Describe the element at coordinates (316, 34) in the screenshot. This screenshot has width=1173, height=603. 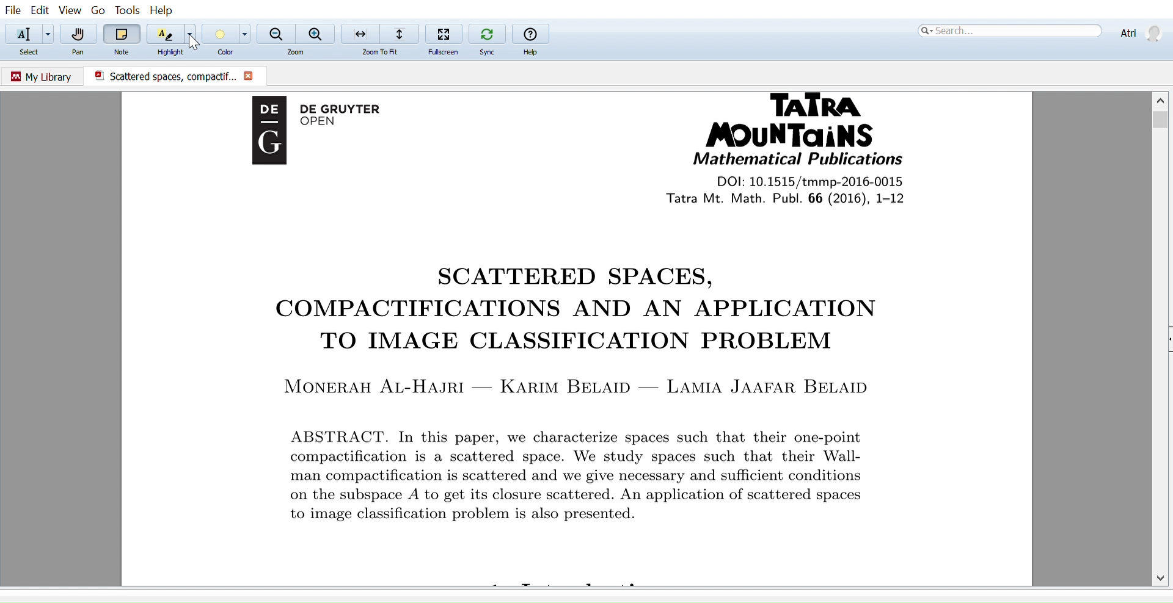
I see `Zoom in` at that location.